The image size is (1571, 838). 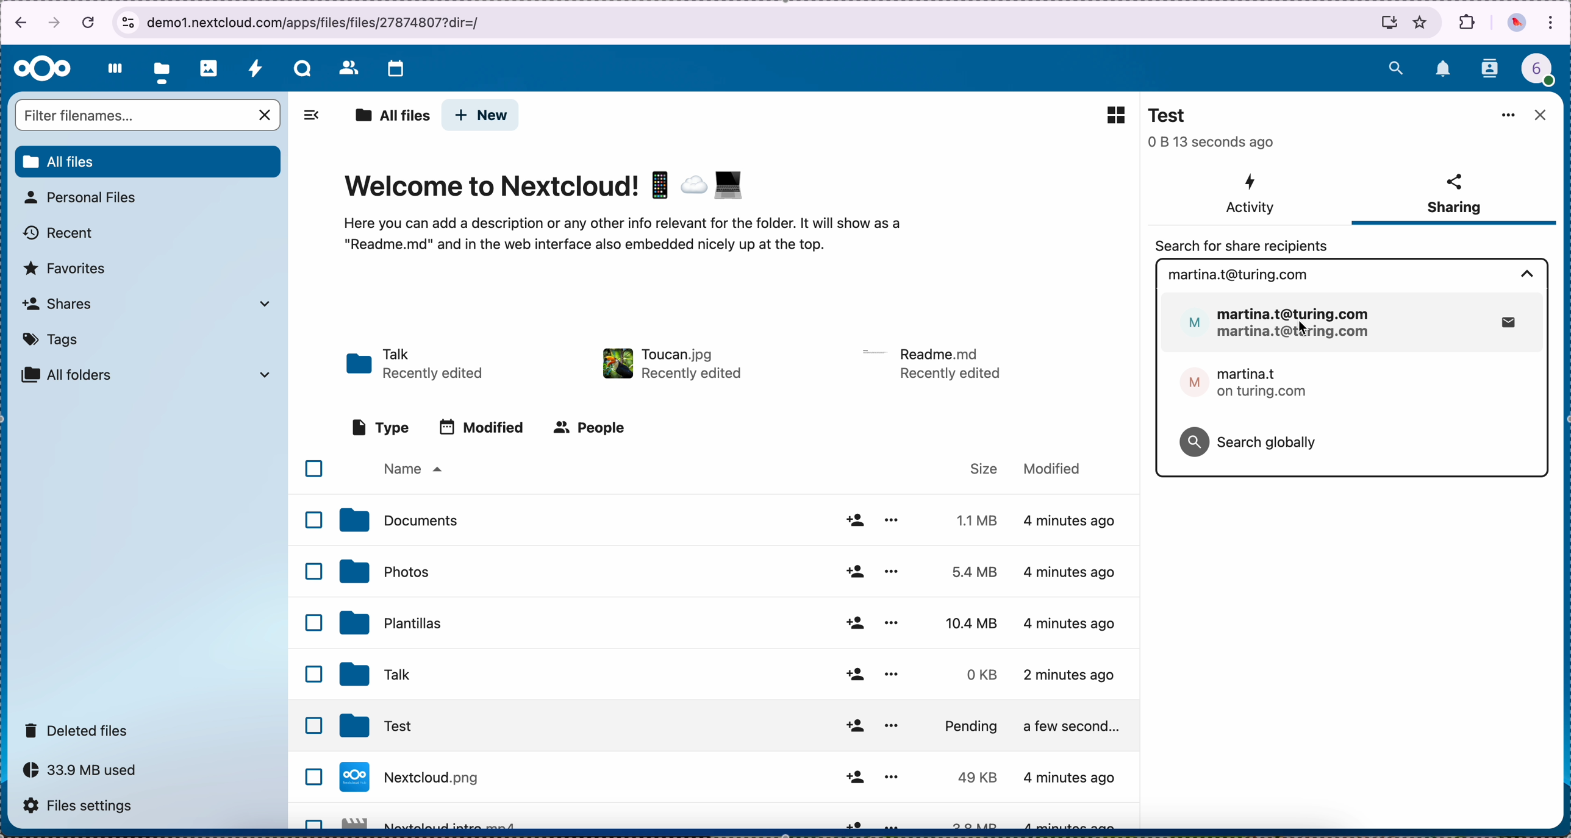 What do you see at coordinates (209, 68) in the screenshot?
I see `photos` at bounding box center [209, 68].